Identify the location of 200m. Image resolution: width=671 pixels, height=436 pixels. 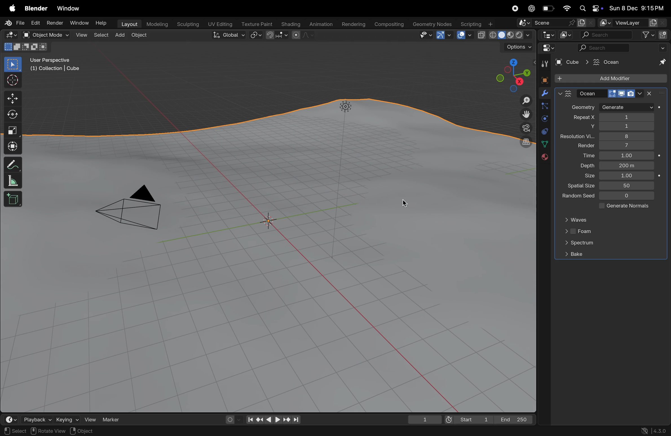
(628, 166).